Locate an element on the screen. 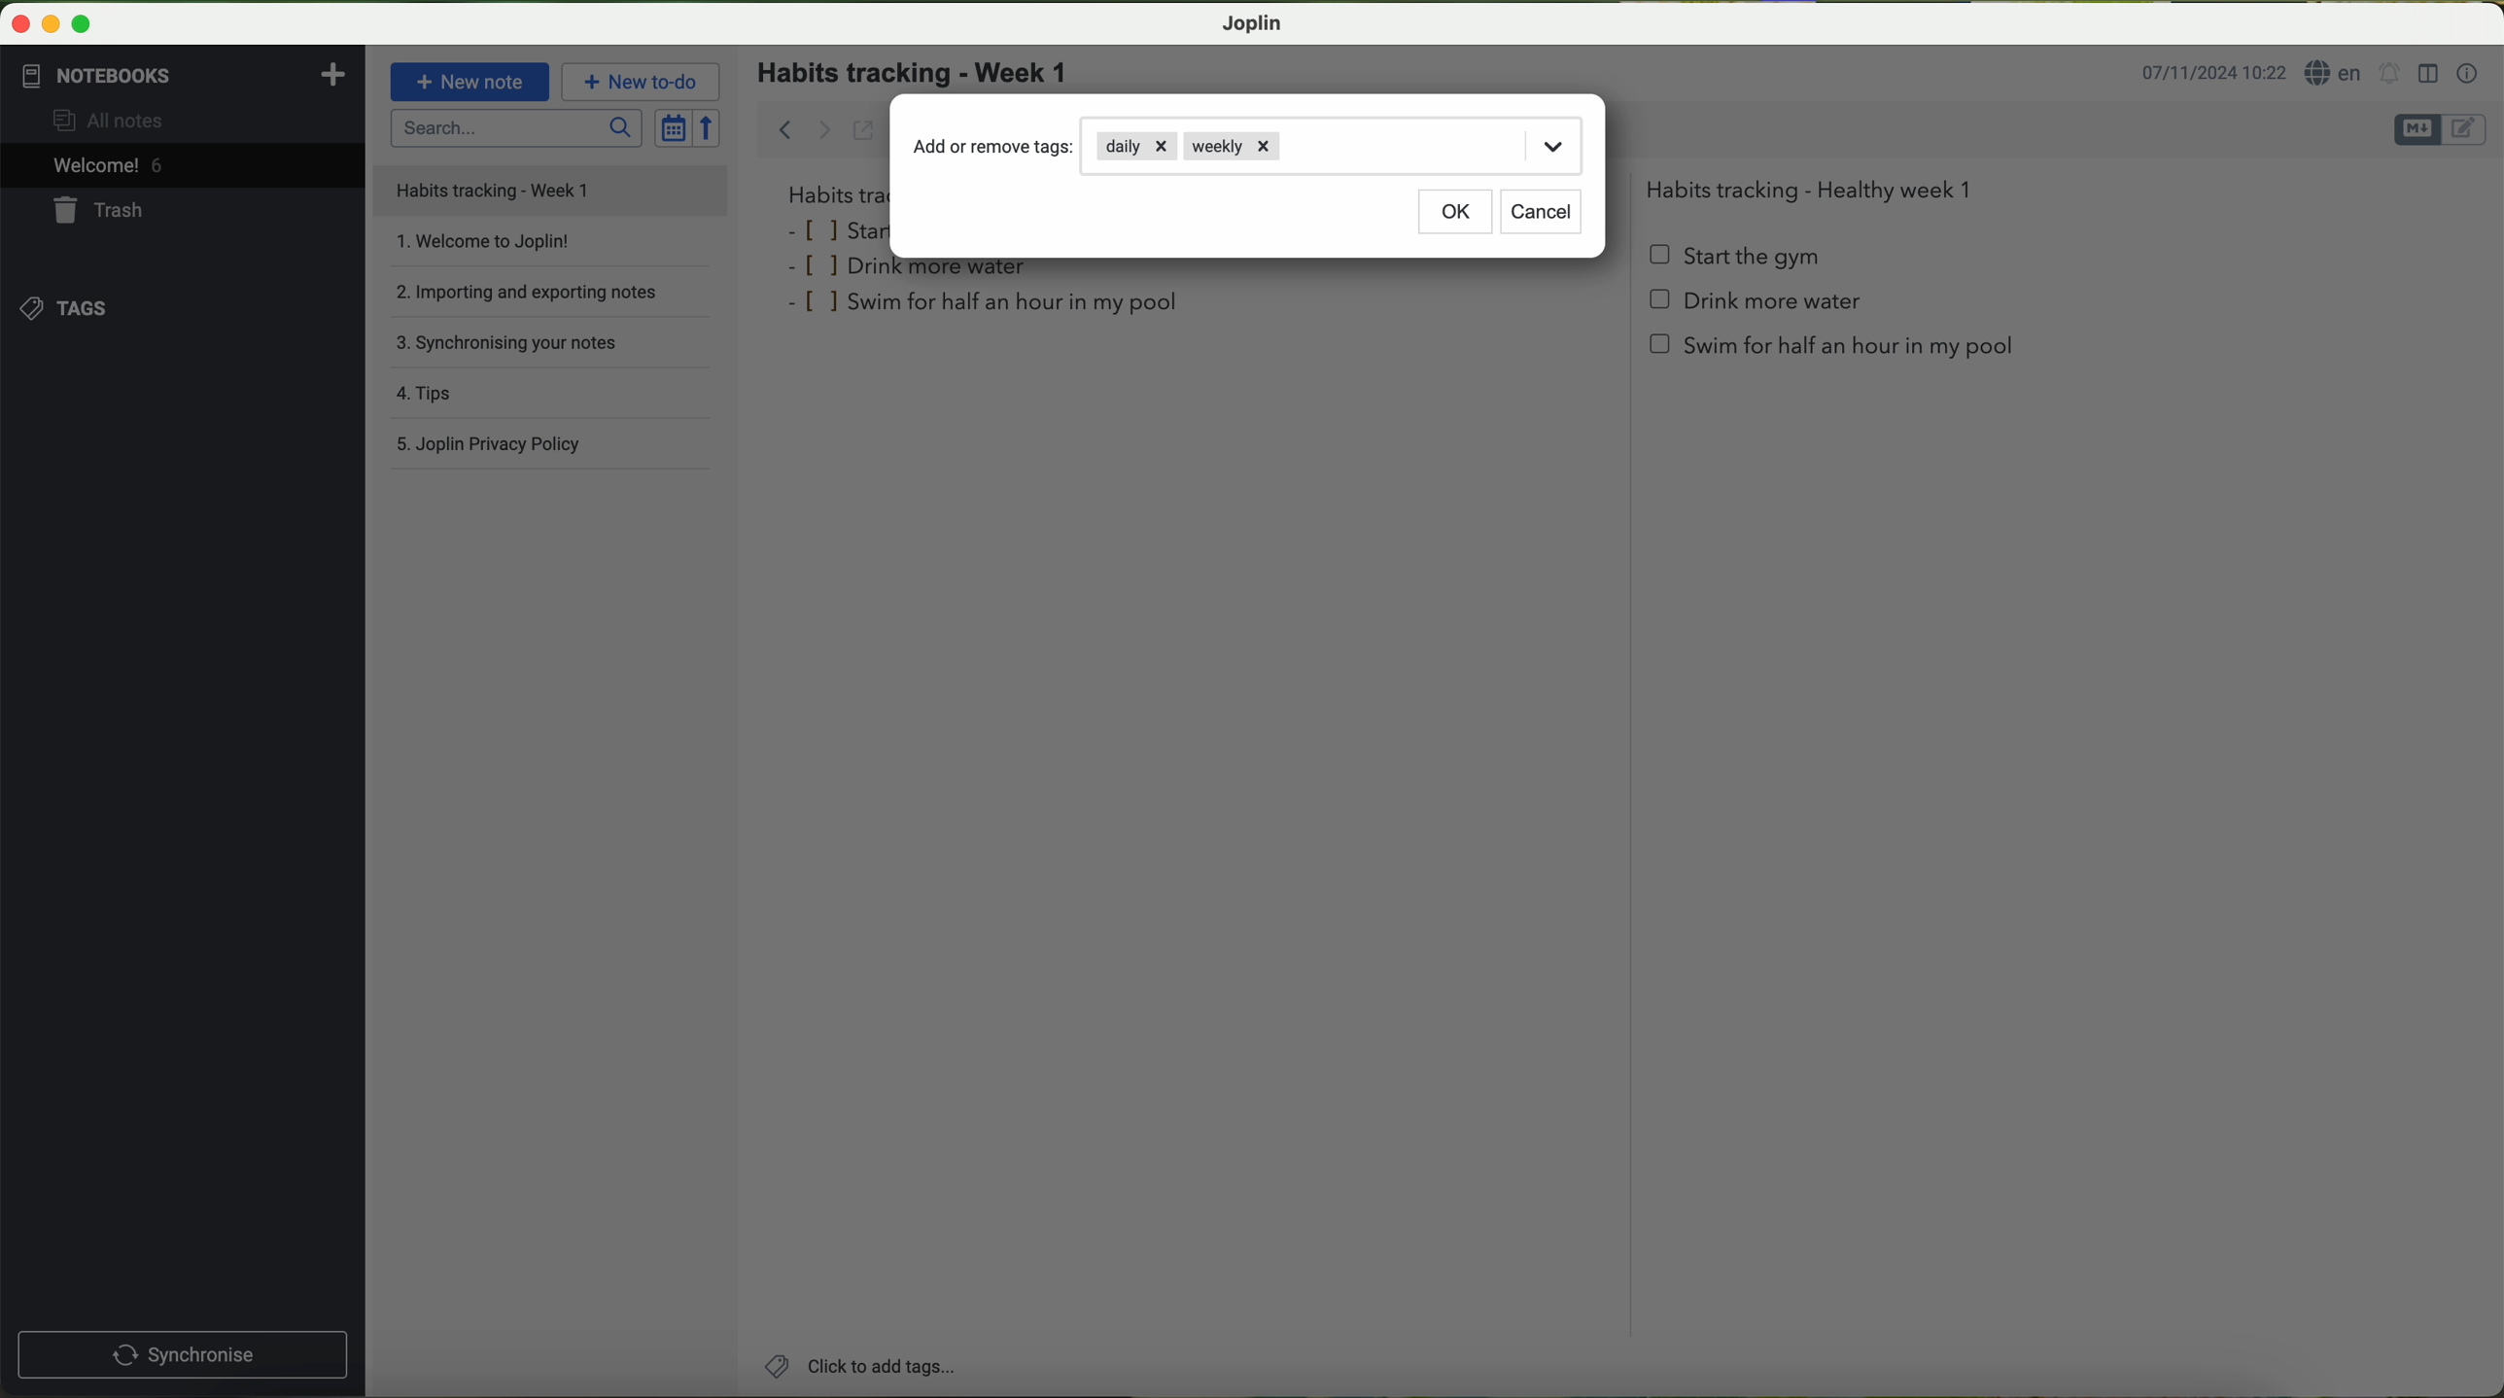 This screenshot has width=2504, height=1398. importing and exporting notes is located at coordinates (548, 298).